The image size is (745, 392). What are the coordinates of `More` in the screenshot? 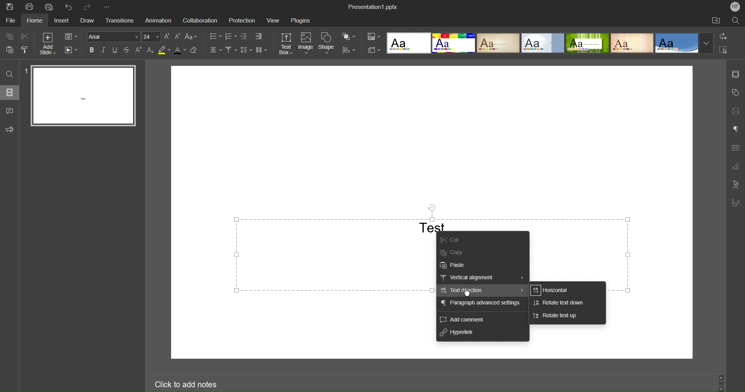 It's located at (109, 7).